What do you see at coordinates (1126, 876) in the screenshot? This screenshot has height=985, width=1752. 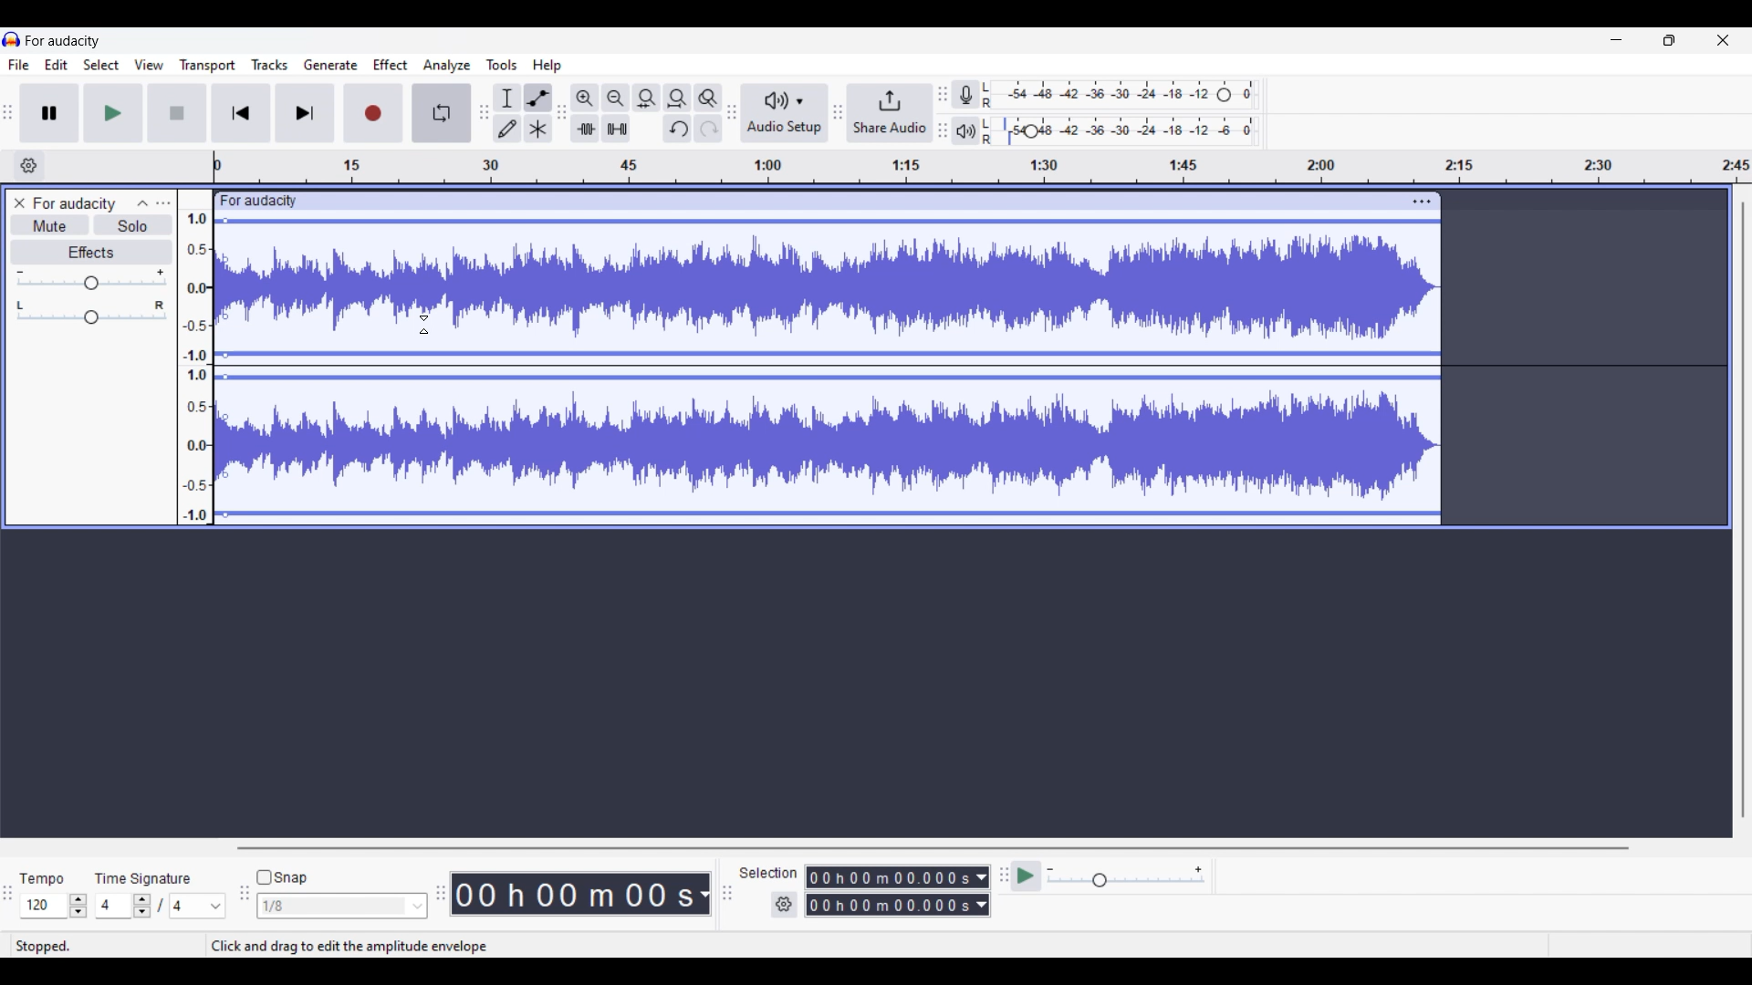 I see `Playback speed settings` at bounding box center [1126, 876].